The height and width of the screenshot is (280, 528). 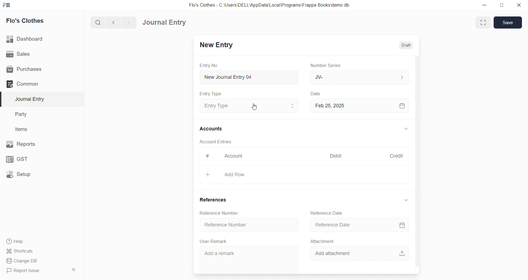 I want to click on Feb 25, 2025, so click(x=359, y=105).